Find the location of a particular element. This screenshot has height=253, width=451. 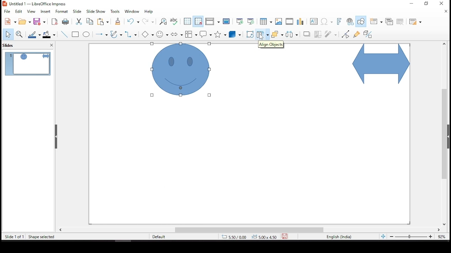

view is located at coordinates (32, 12).